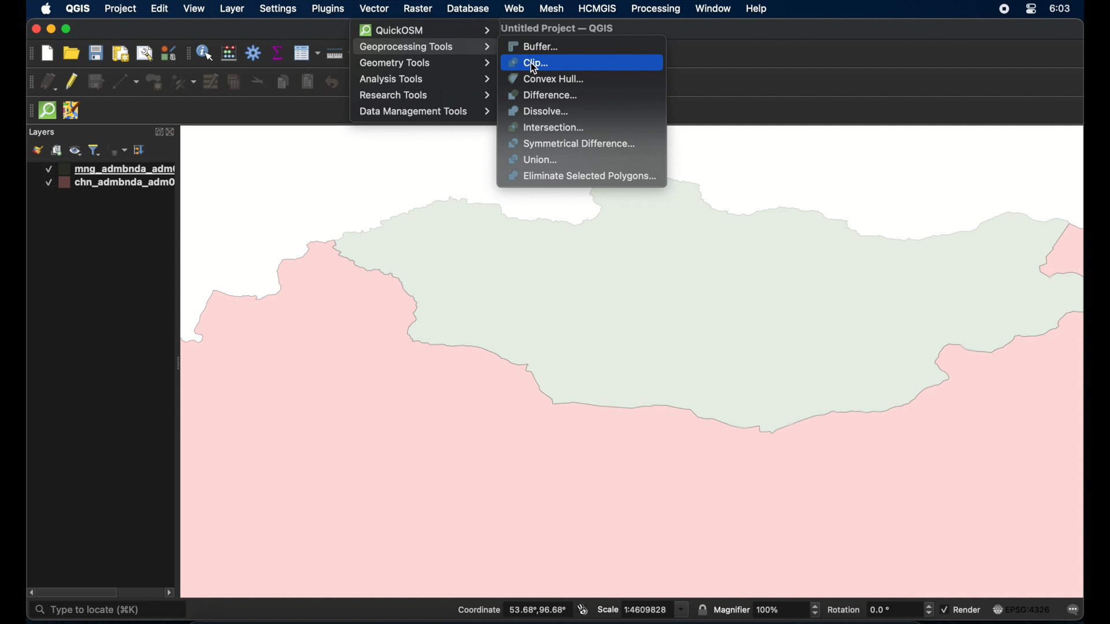  What do you see at coordinates (48, 54) in the screenshot?
I see `new project` at bounding box center [48, 54].